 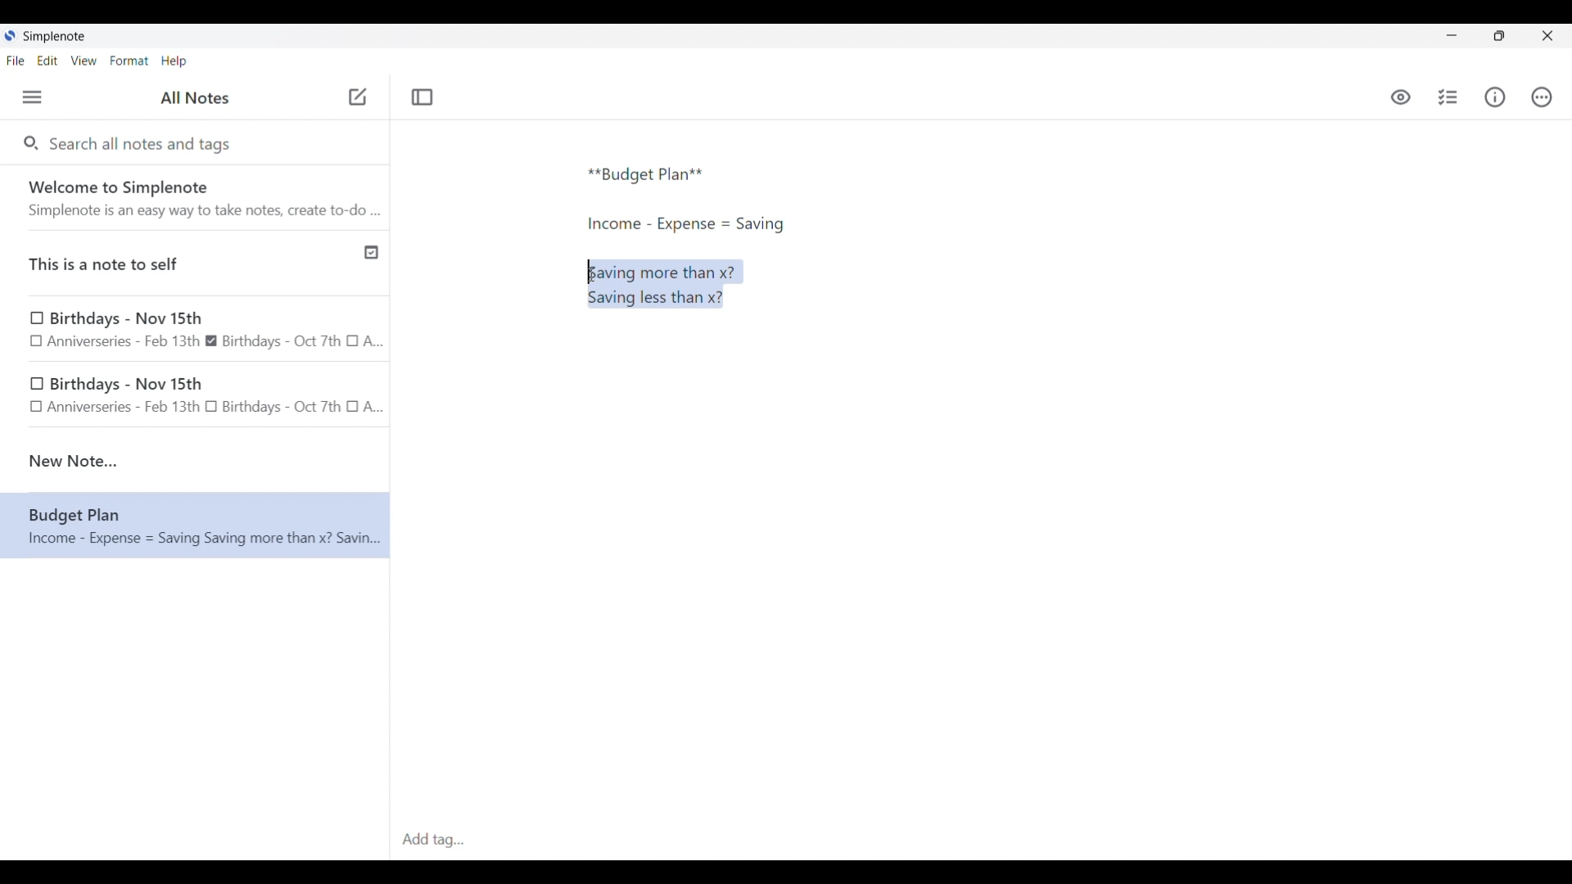 What do you see at coordinates (196, 328) in the screenshot?
I see `Birthday note` at bounding box center [196, 328].